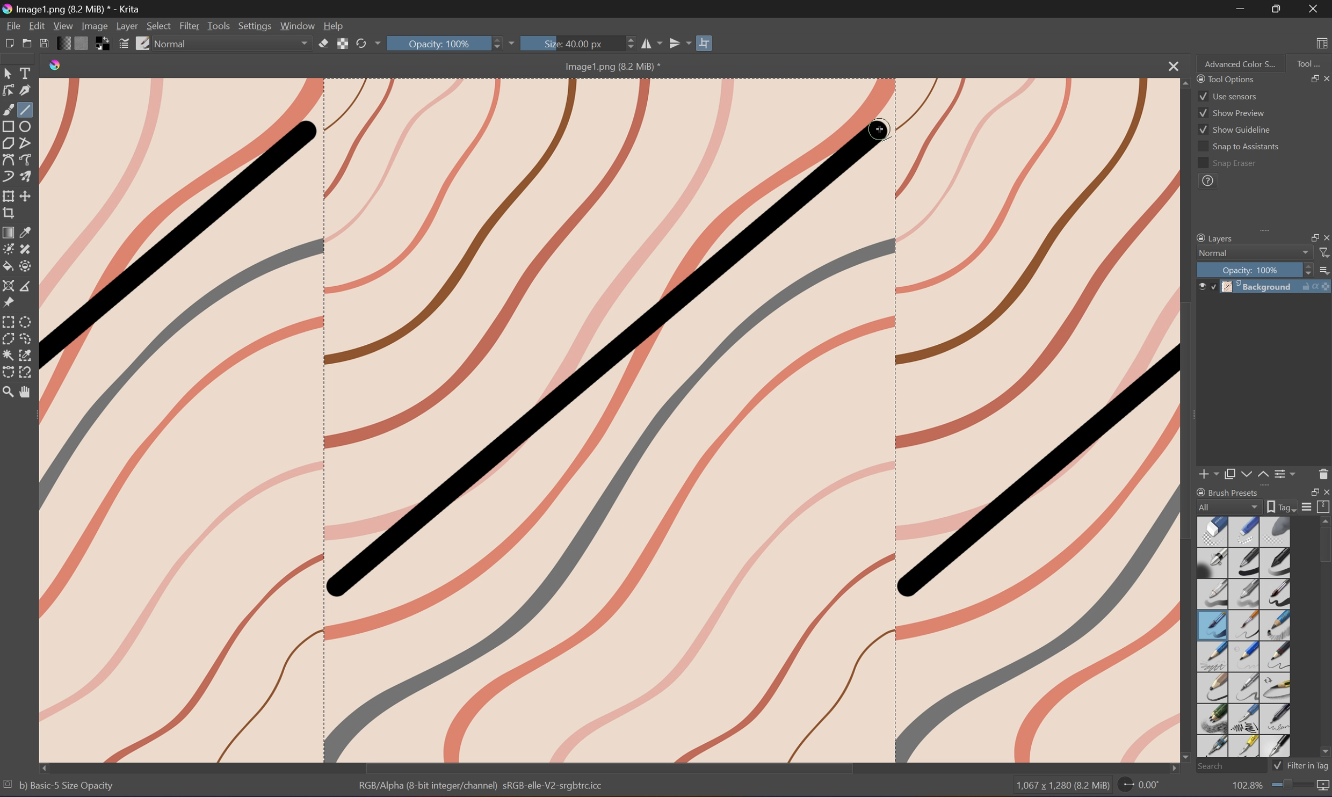 This screenshot has width=1332, height=797. Describe the element at coordinates (93, 25) in the screenshot. I see `Image` at that location.